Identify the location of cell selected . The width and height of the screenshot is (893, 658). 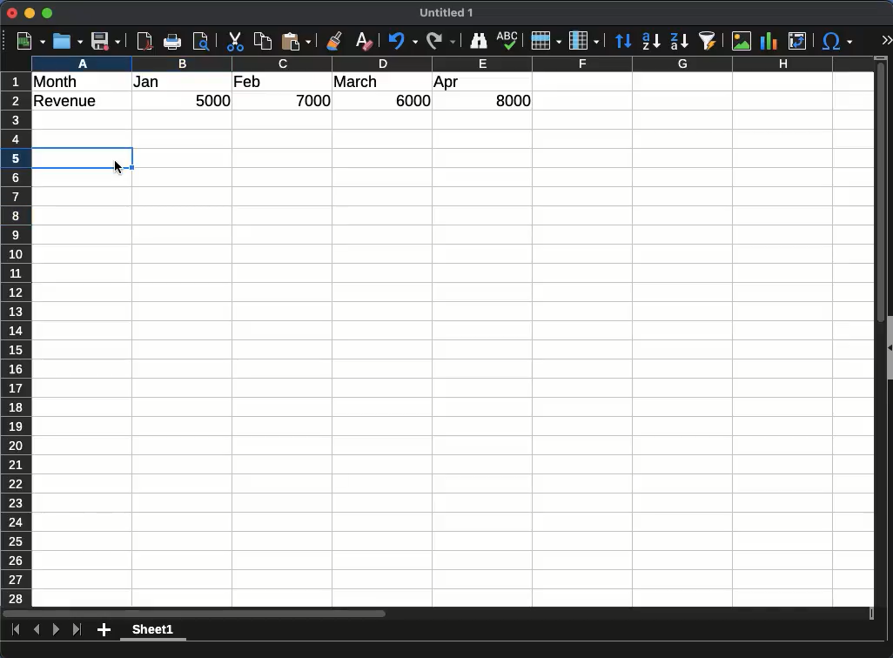
(83, 158).